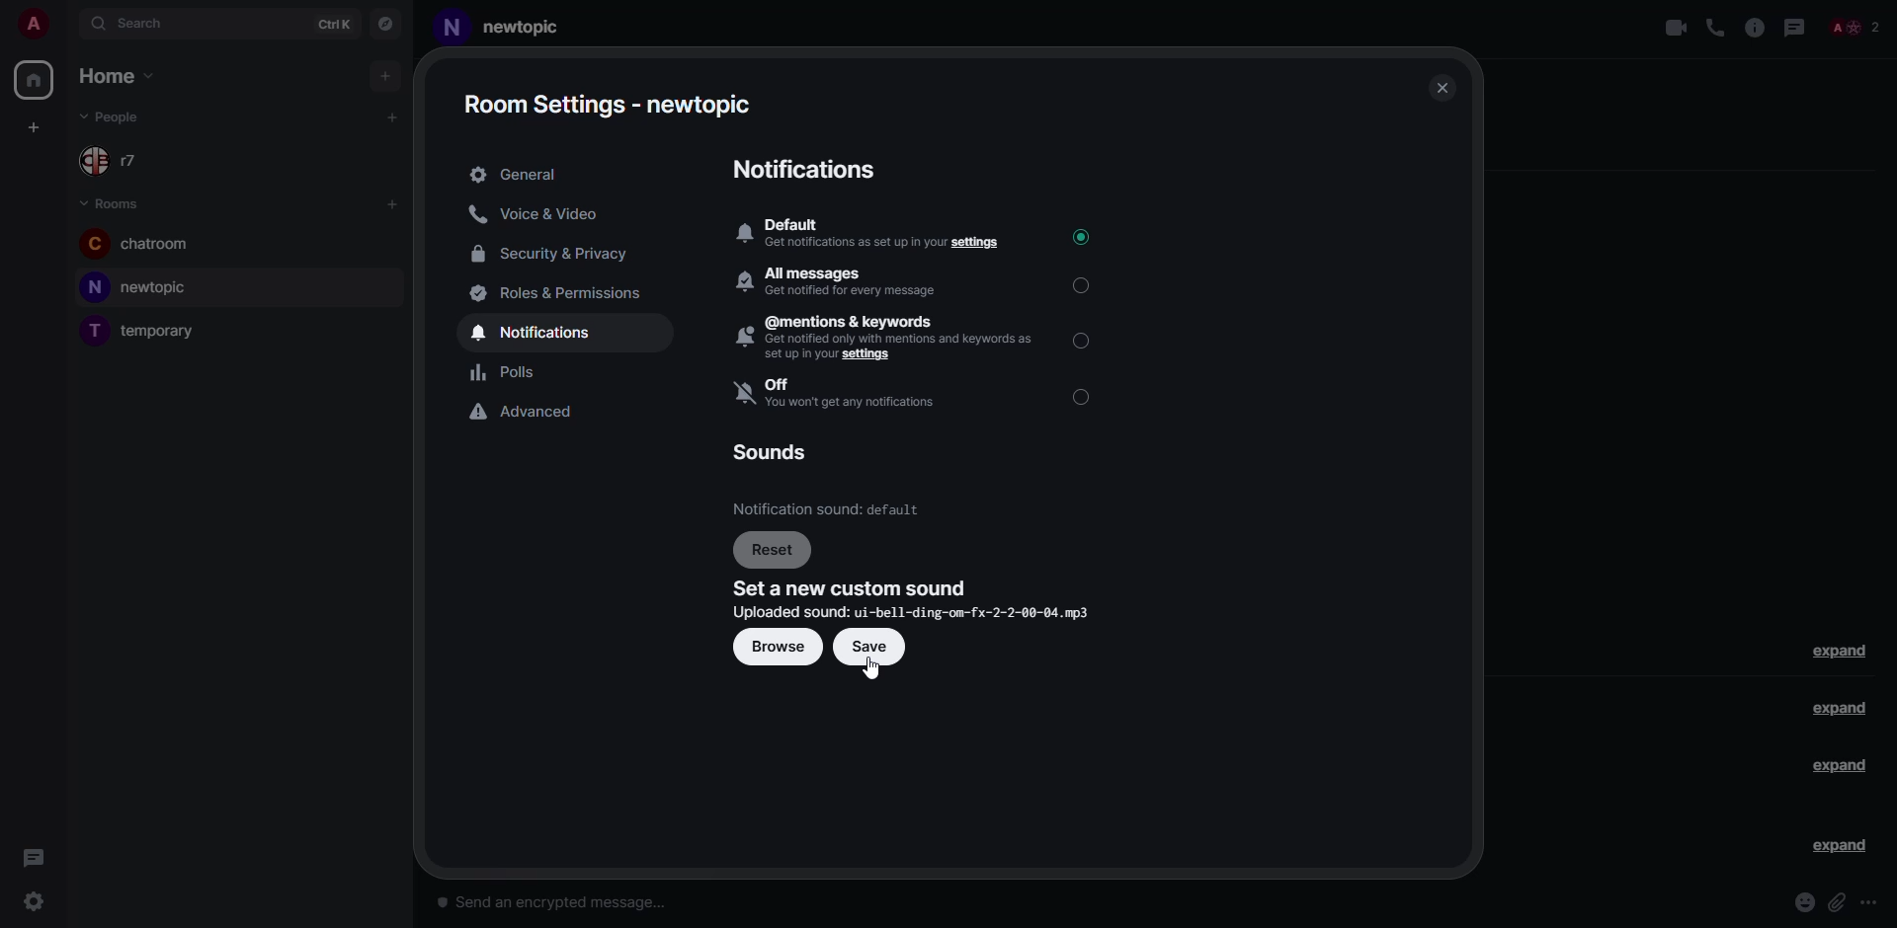 The width and height of the screenshot is (1897, 928). What do you see at coordinates (852, 588) in the screenshot?
I see `set` at bounding box center [852, 588].